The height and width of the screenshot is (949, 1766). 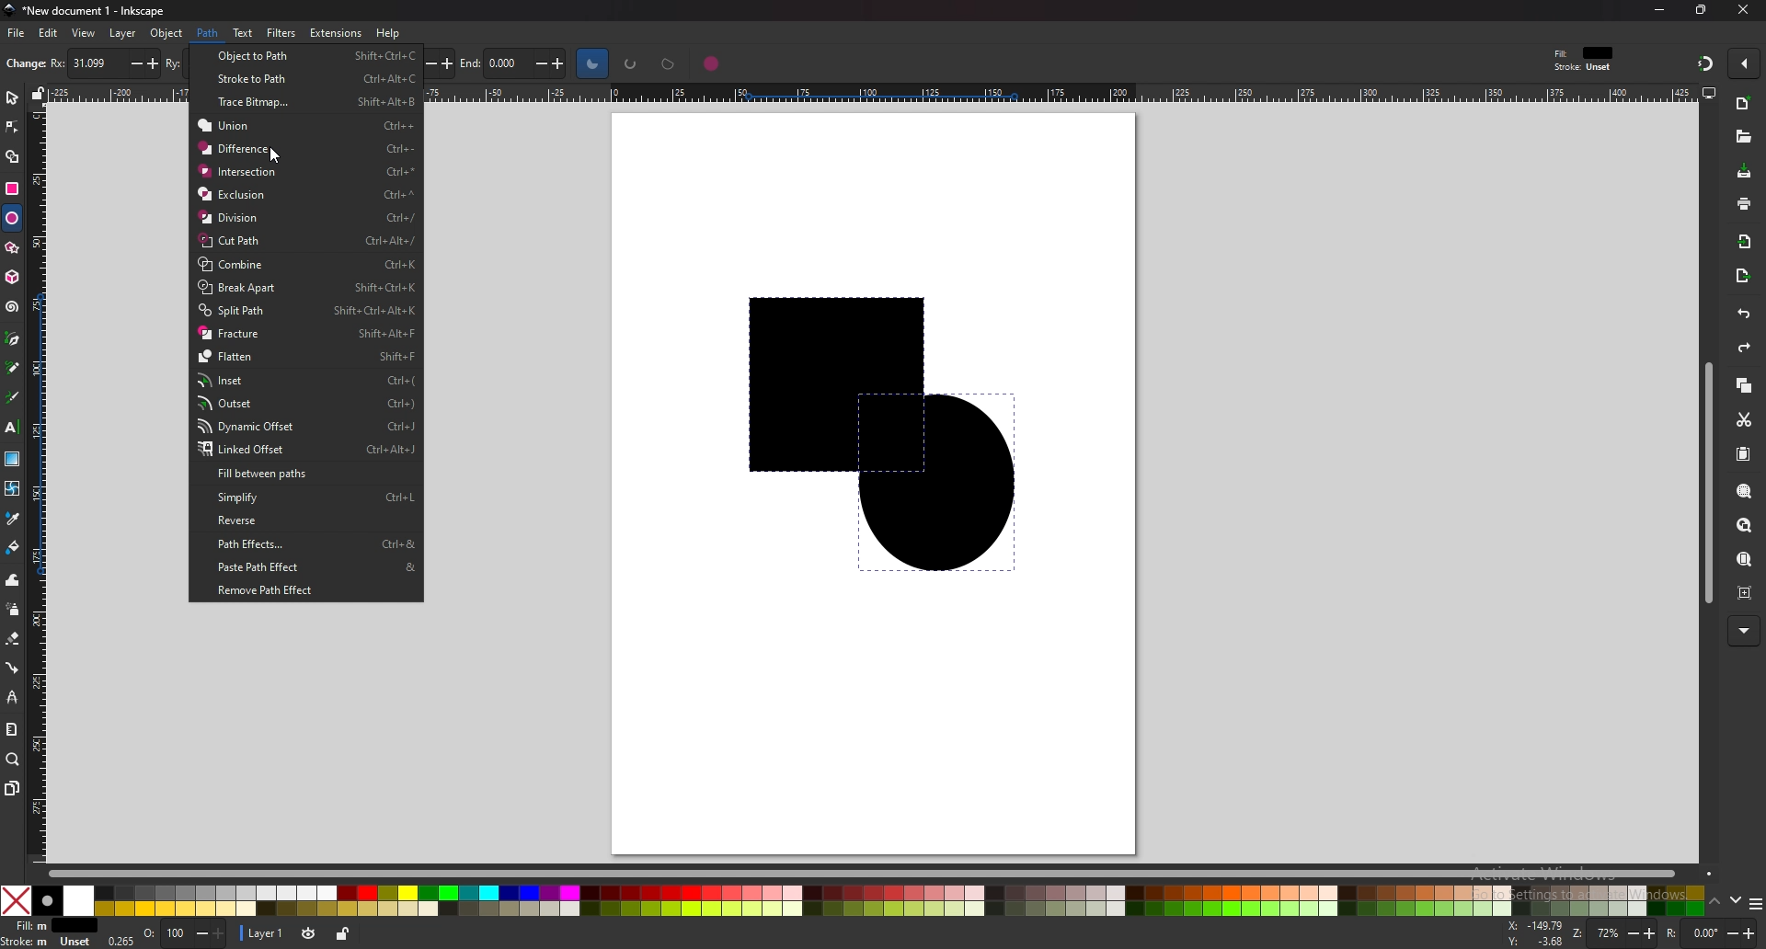 I want to click on Fill between paths, so click(x=265, y=474).